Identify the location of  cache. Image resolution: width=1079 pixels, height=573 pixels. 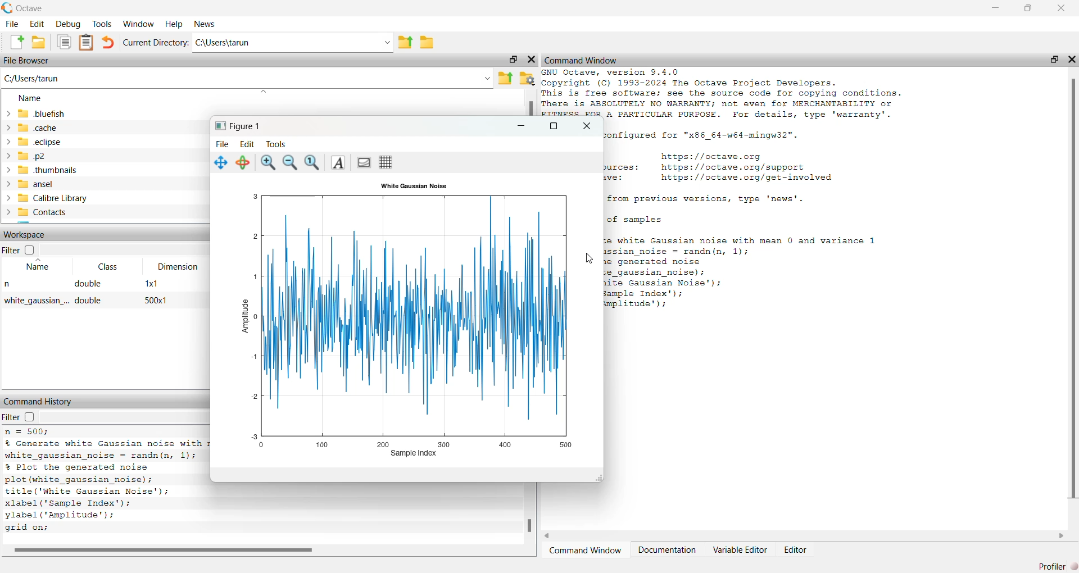
(38, 127).